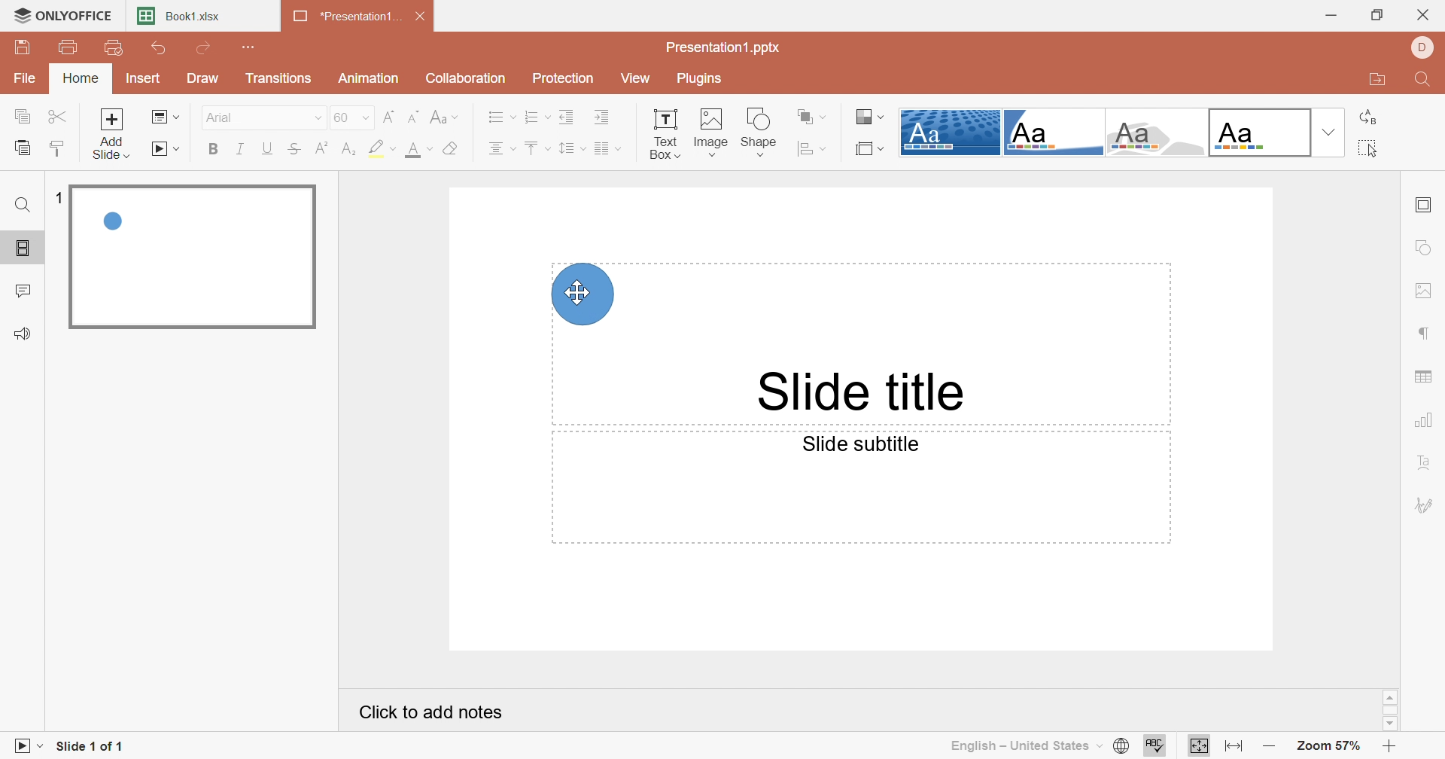 This screenshot has width=1445, height=759. Describe the element at coordinates (416, 116) in the screenshot. I see `Decrement font size` at that location.